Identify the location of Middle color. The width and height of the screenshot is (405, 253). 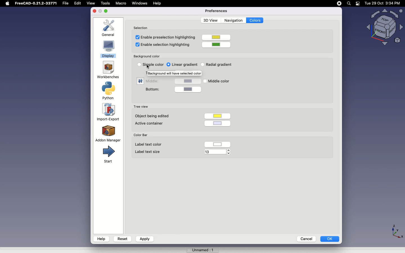
(222, 81).